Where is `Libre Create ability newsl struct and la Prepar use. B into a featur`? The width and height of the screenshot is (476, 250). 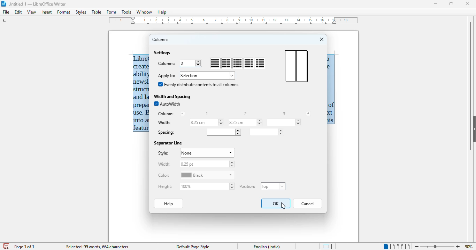
Libre Create ability newsl struct and la Prepar use. B into a featur is located at coordinates (141, 93).